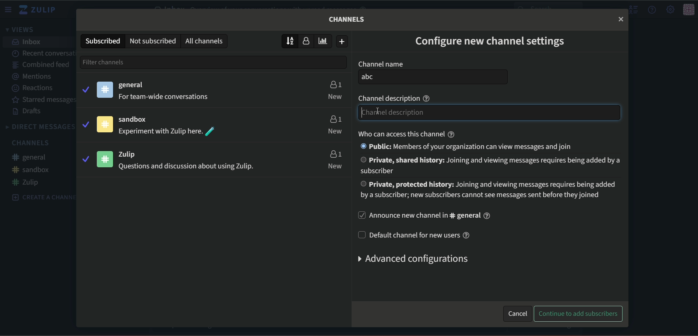 This screenshot has width=698, height=336. I want to click on Private, protected history: Joining and viewing messages requires being addedby a subscriber; new subscribers cannot see messages sent before they joined, so click(490, 190).